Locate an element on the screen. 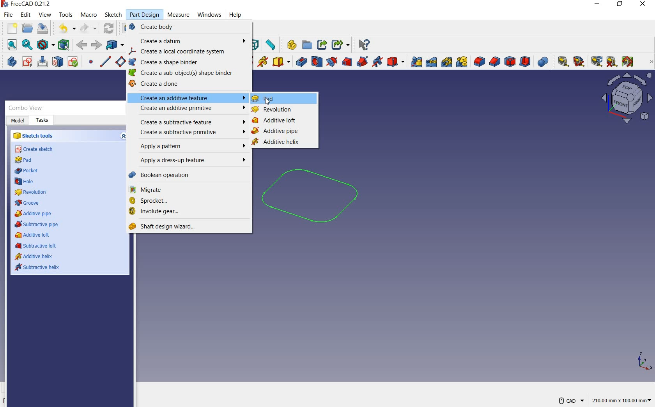 Image resolution: width=655 pixels, height=407 pixels. sketch is located at coordinates (320, 200).